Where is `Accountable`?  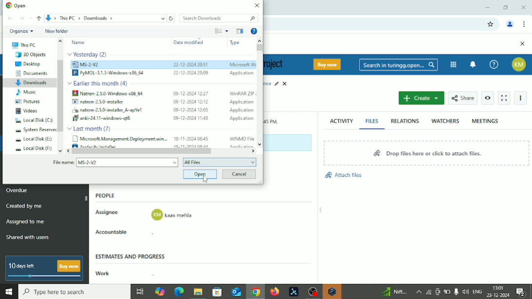 Accountable is located at coordinates (115, 232).